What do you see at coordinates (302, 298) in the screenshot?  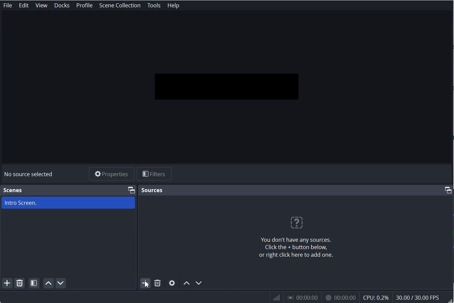 I see `0:00` at bounding box center [302, 298].